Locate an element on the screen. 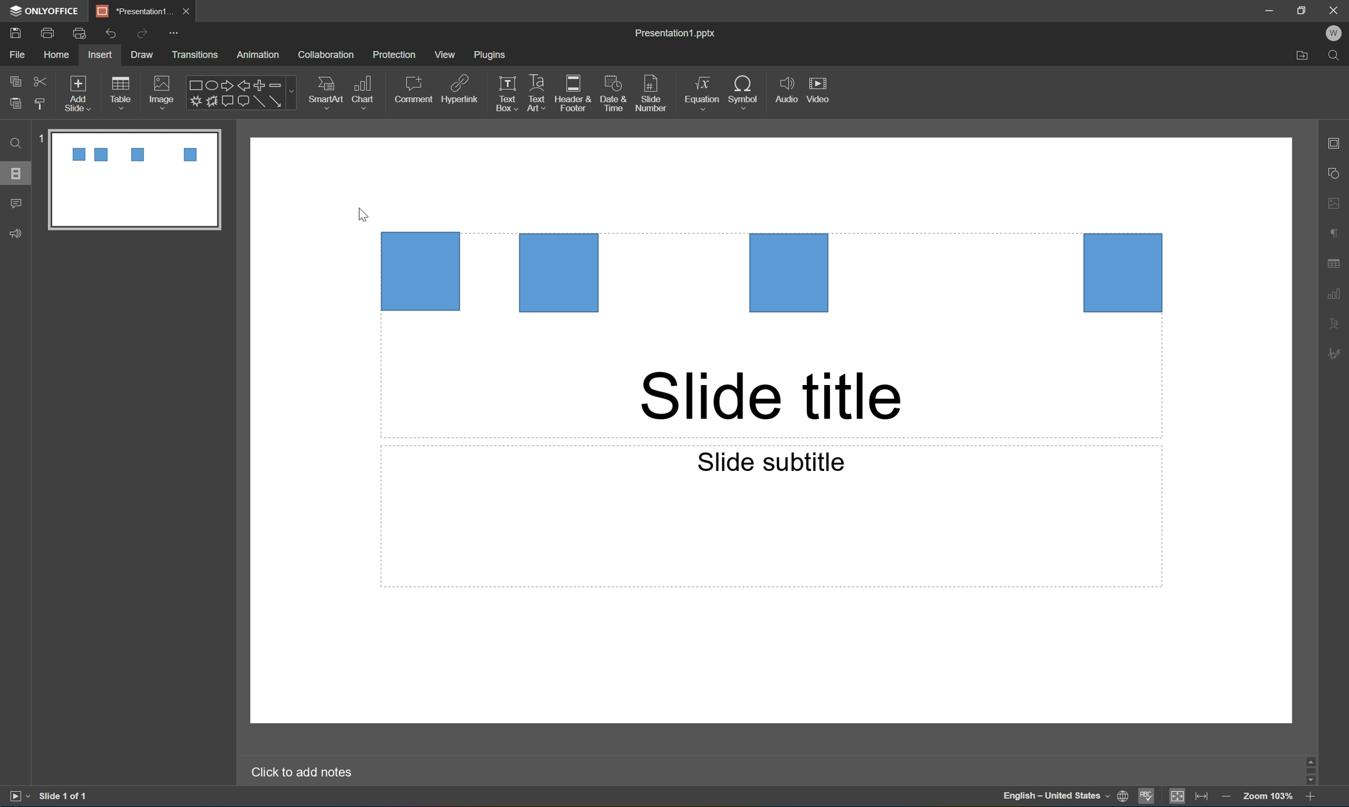 This screenshot has height=807, width=1349. fit too slide is located at coordinates (1178, 797).